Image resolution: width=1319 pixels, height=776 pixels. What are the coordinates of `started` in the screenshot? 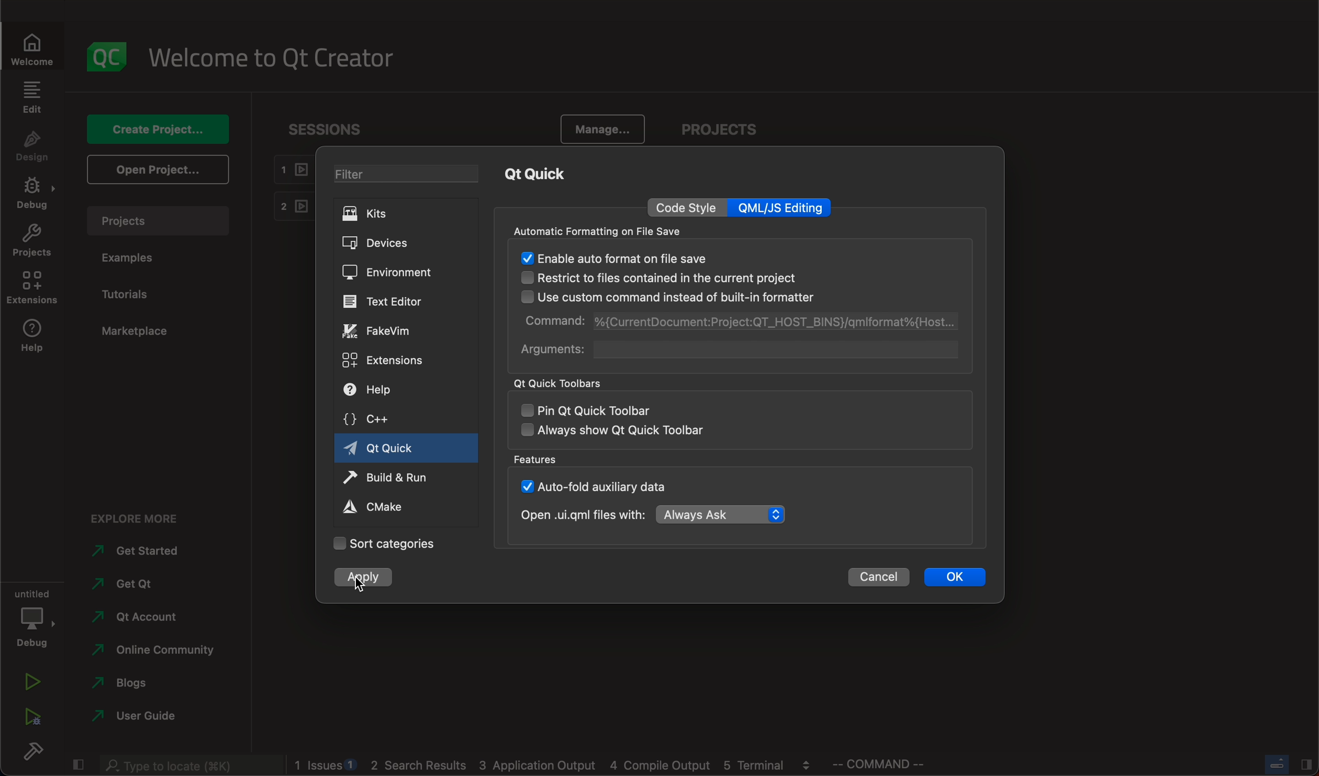 It's located at (139, 551).